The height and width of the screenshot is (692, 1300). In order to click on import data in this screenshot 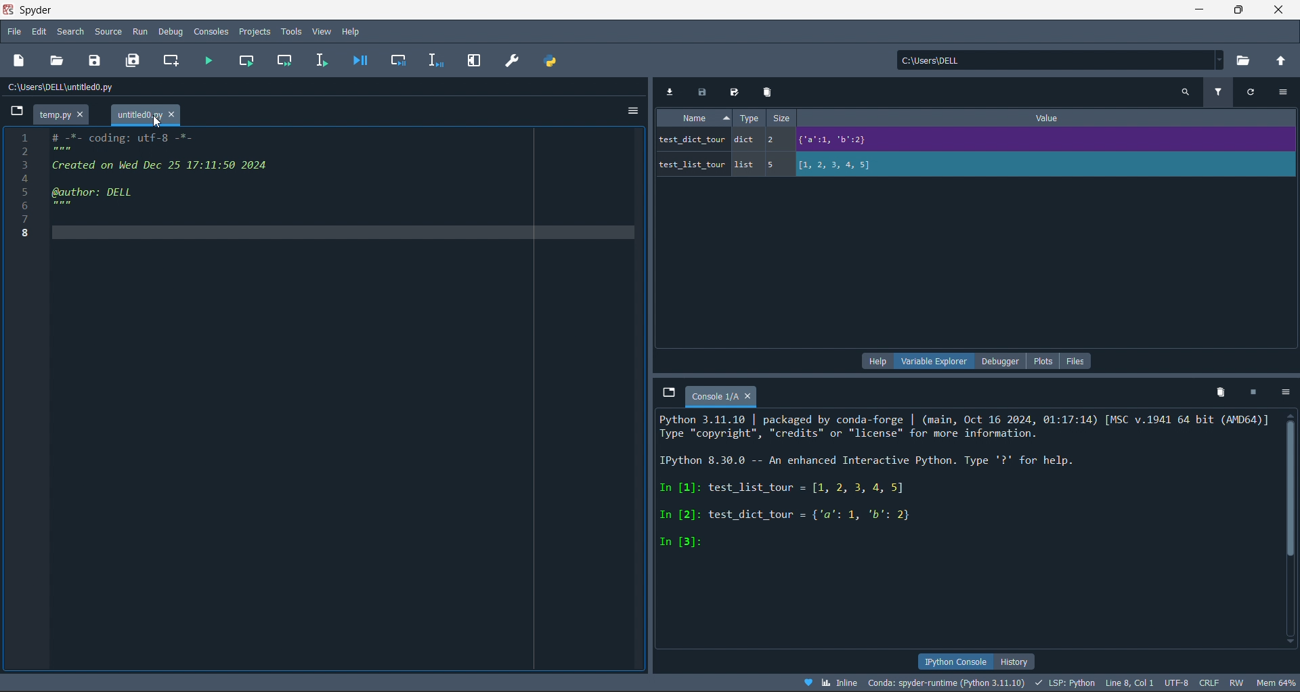, I will do `click(669, 89)`.